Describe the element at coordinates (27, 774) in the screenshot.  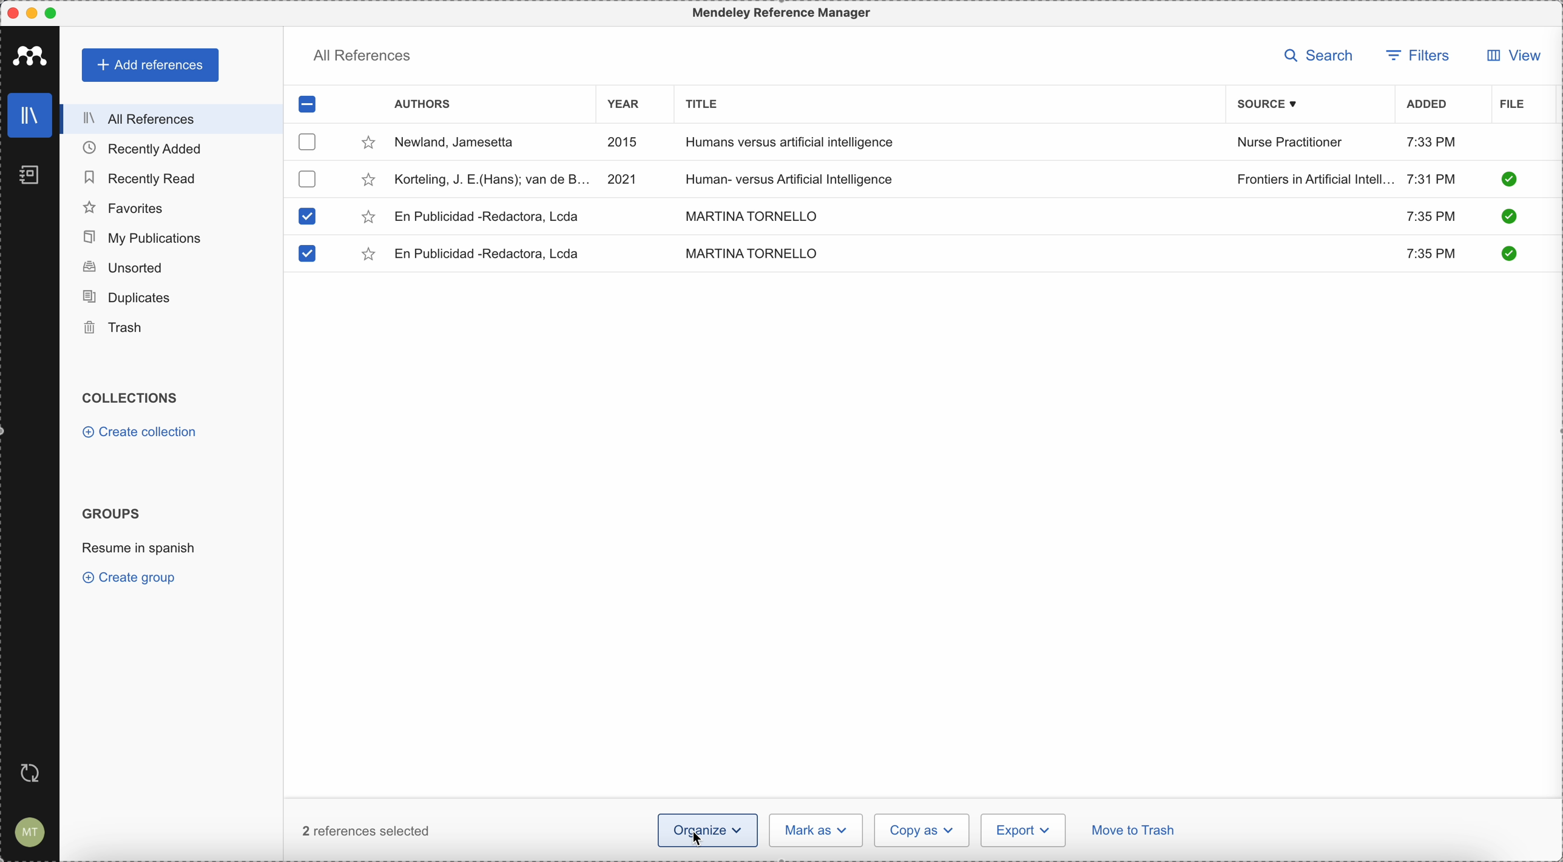
I see `last sync` at that location.